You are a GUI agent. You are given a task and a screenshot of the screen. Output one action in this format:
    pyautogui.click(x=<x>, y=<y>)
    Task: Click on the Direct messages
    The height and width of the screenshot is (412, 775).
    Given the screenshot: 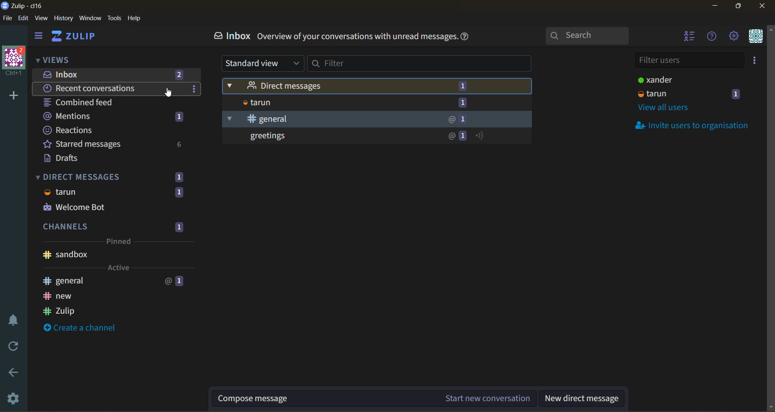 What is the action you would take?
    pyautogui.click(x=333, y=87)
    